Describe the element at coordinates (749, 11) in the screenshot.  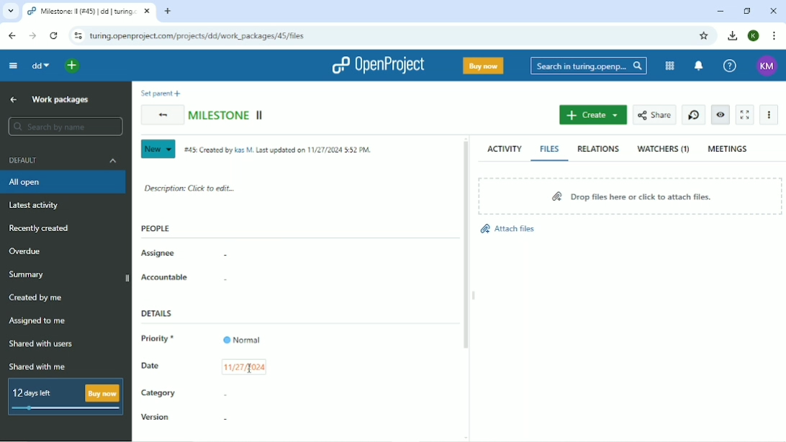
I see `Restore down` at that location.